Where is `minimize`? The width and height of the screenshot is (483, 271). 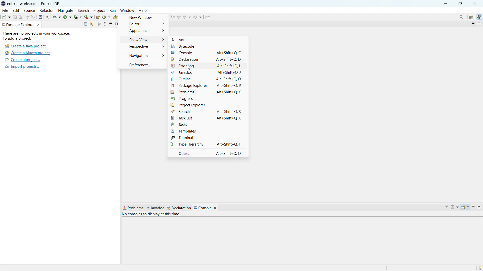
minimize is located at coordinates (473, 23).